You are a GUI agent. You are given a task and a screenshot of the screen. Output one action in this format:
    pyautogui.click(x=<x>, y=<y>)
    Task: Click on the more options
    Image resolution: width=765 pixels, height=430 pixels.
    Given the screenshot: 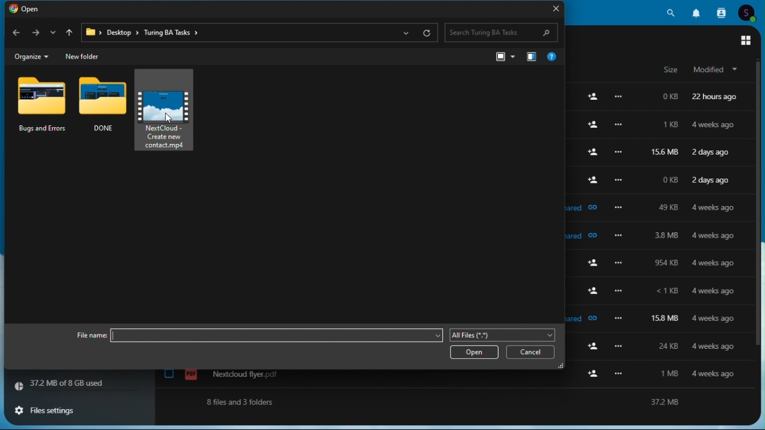 What is the action you would take?
    pyautogui.click(x=619, y=262)
    